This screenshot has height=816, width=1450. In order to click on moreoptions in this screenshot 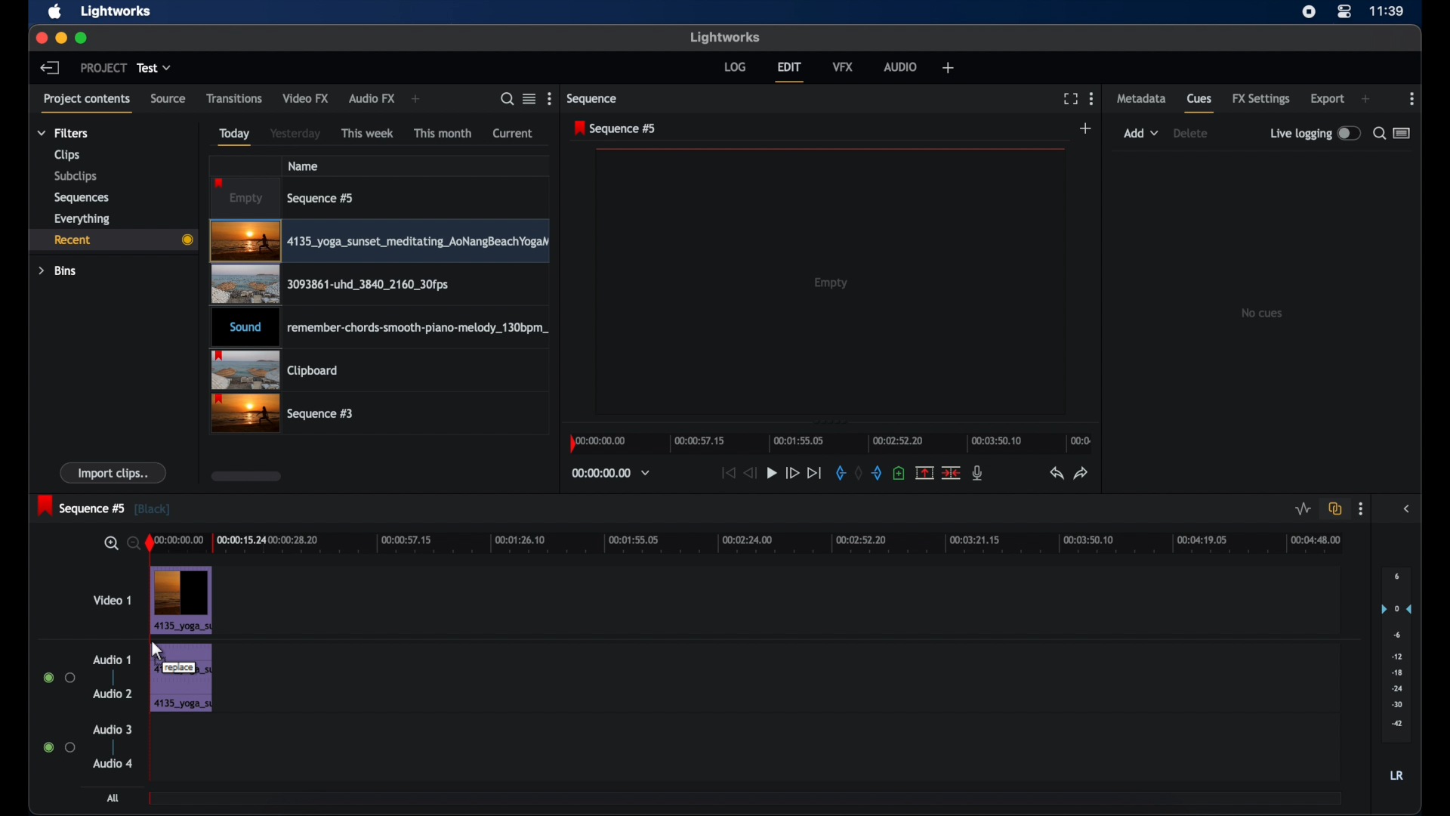, I will do `click(1412, 99)`.